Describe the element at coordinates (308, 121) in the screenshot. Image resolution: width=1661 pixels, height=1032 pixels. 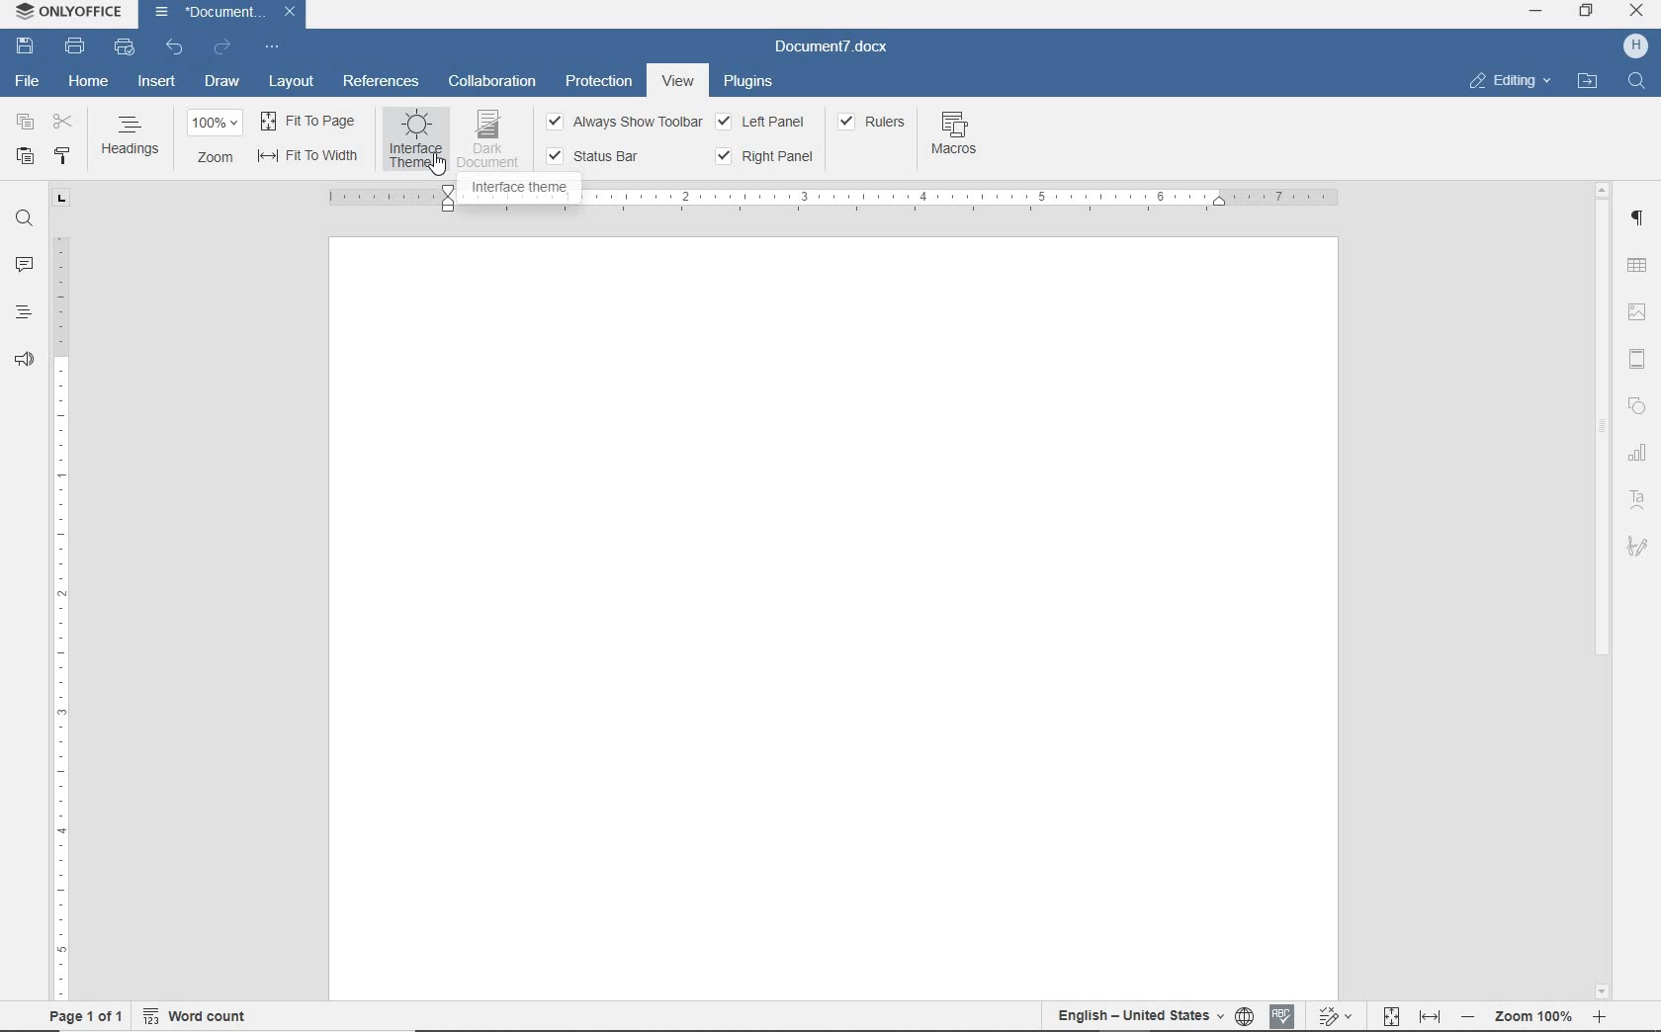
I see `FIT TO PAGE` at that location.